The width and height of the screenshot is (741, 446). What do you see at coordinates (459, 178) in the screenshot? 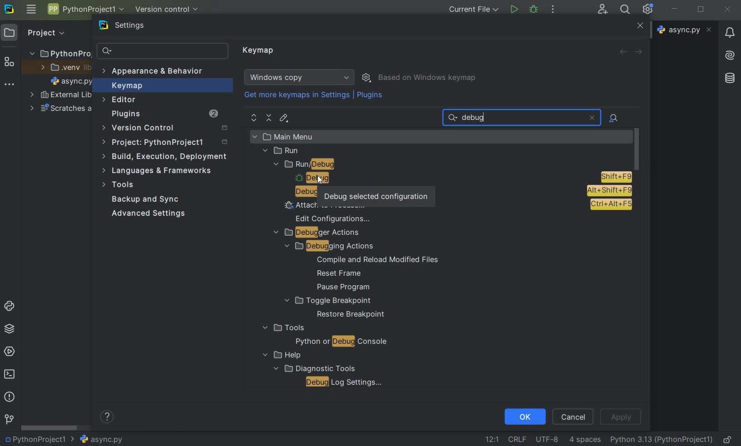
I see `debug` at bounding box center [459, 178].